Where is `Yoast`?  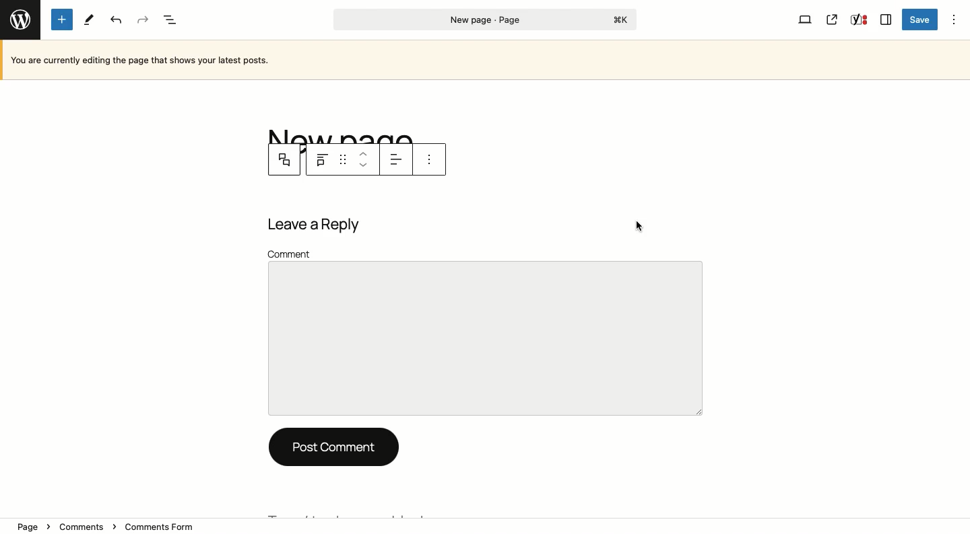 Yoast is located at coordinates (860, 19).